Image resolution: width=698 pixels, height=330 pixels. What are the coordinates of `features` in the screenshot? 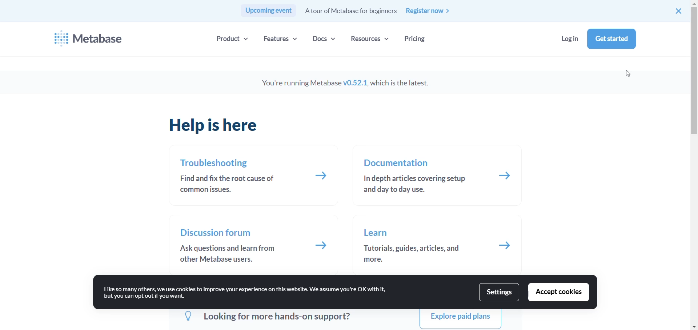 It's located at (282, 38).